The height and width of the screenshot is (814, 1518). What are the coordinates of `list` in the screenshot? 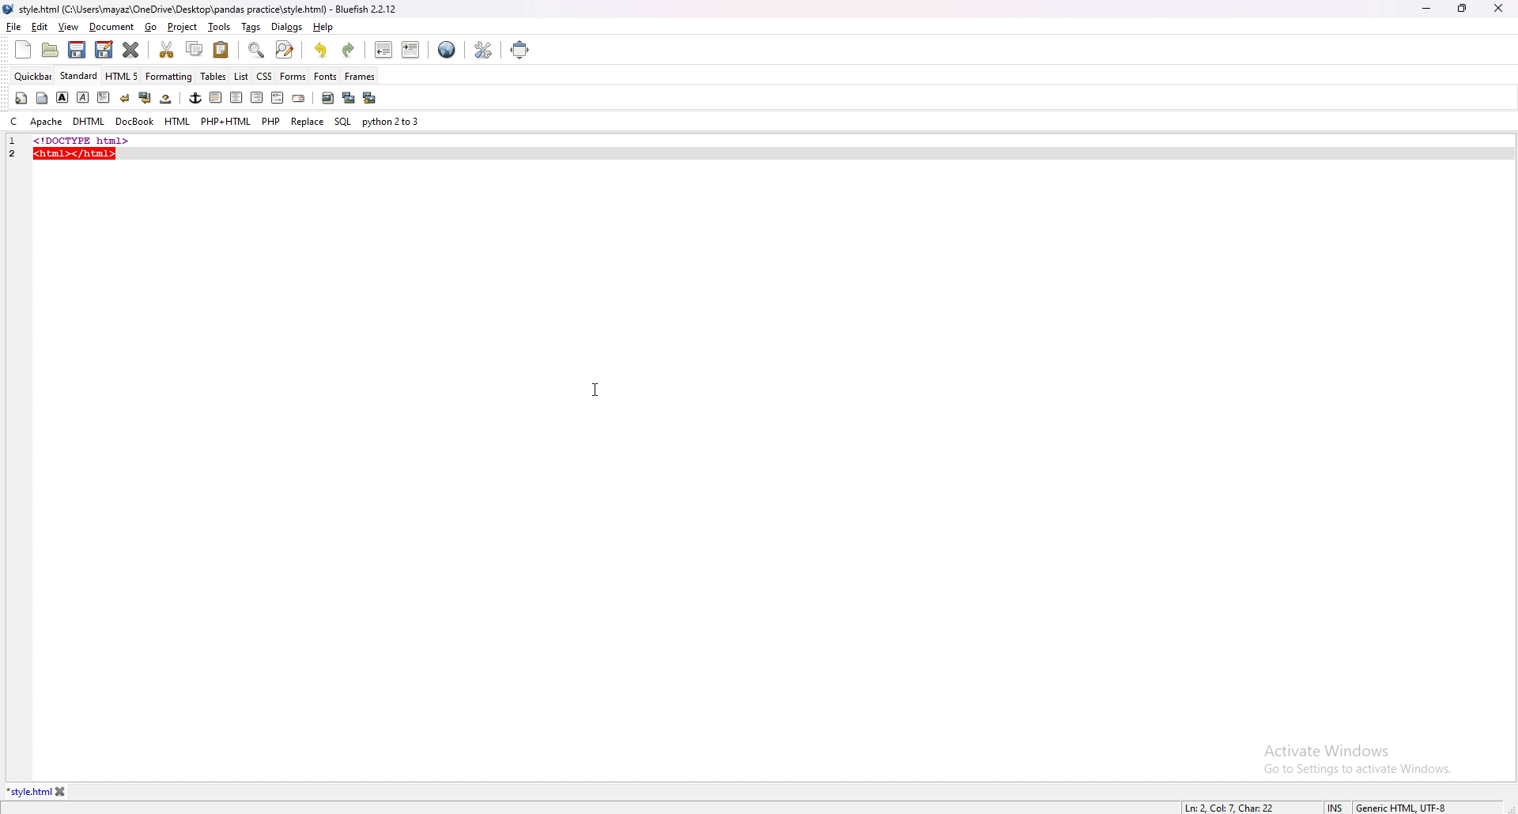 It's located at (241, 75).